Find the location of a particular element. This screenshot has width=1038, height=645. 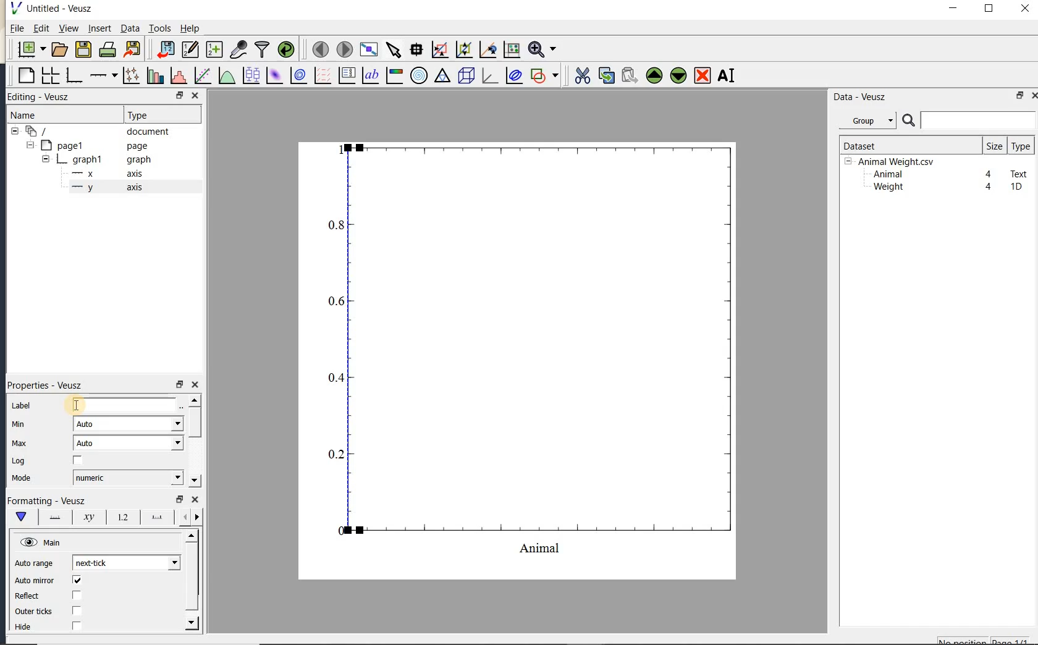

Edit is located at coordinates (39, 30).